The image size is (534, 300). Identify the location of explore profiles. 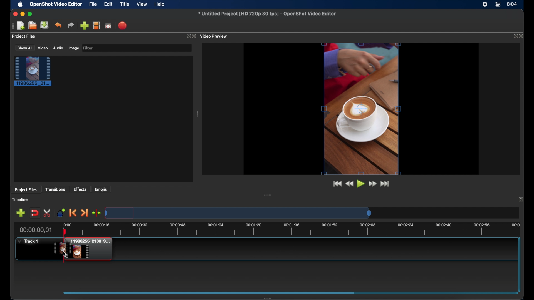
(96, 26).